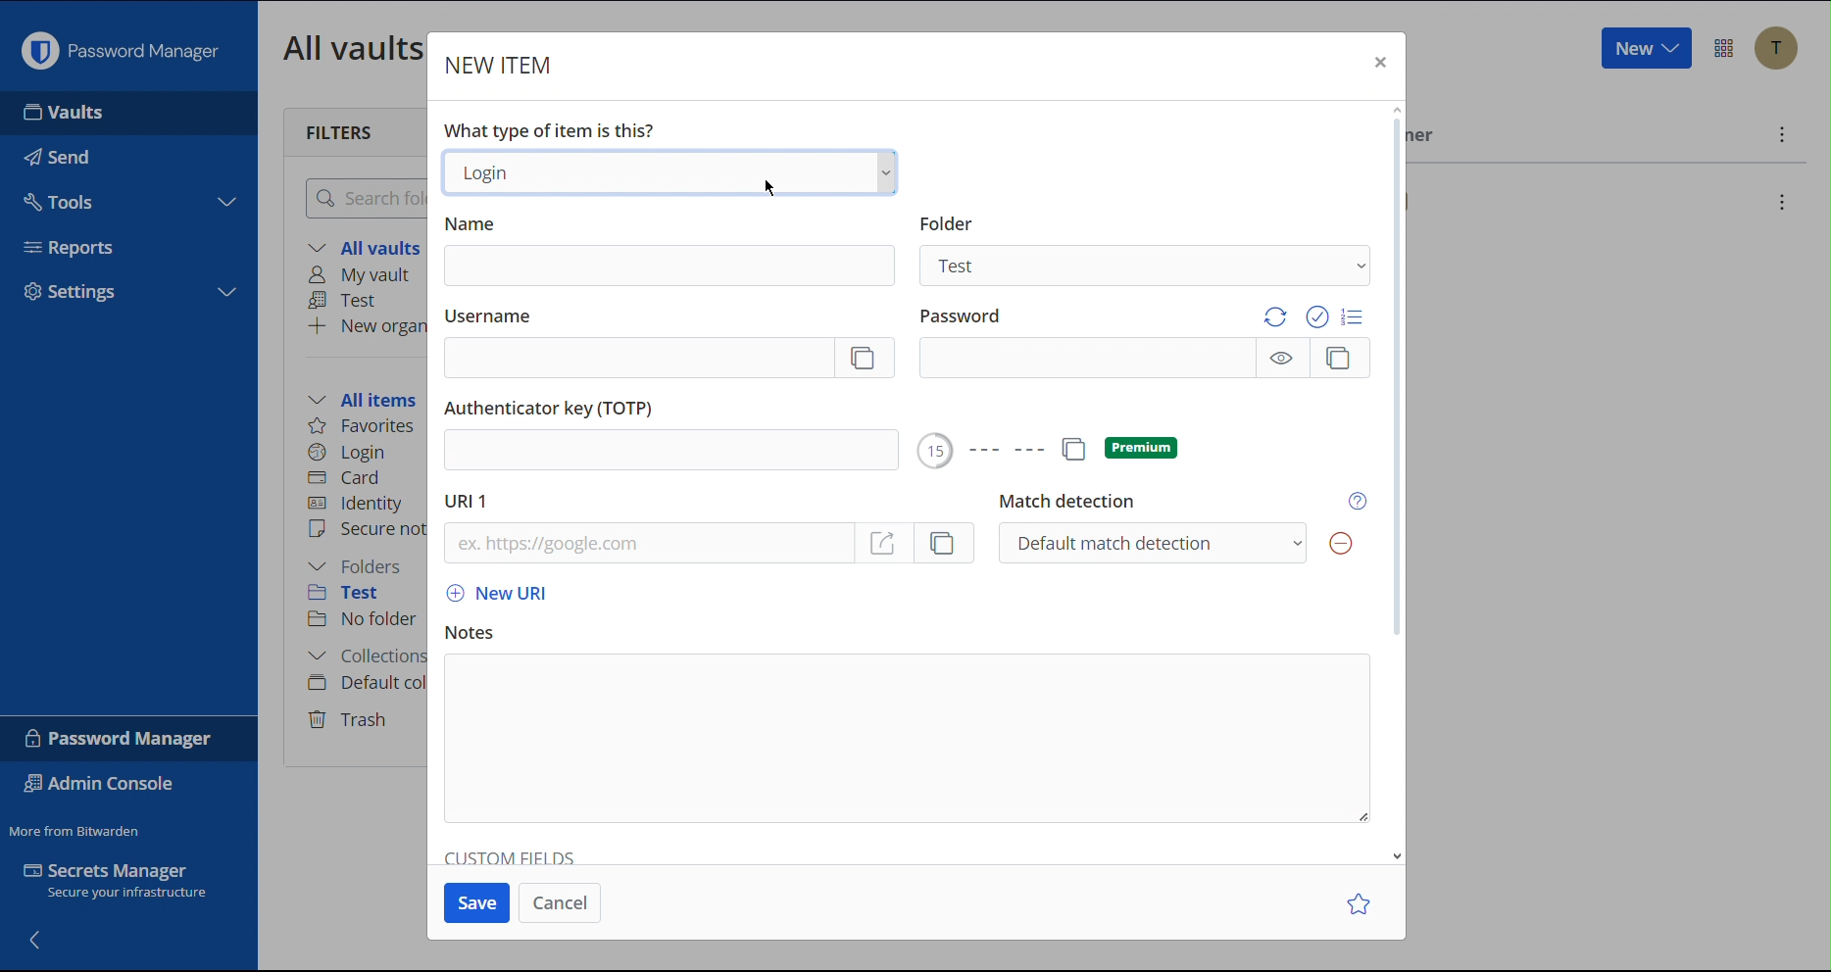 The image size is (1831, 972). What do you see at coordinates (366, 531) in the screenshot?
I see `Secure` at bounding box center [366, 531].